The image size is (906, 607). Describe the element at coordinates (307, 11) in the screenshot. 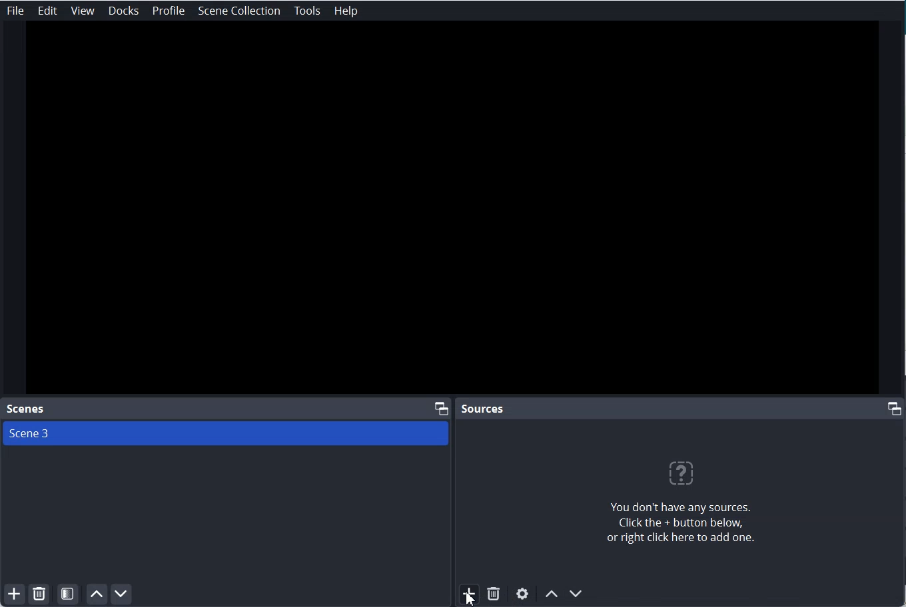

I see `Tools` at that location.